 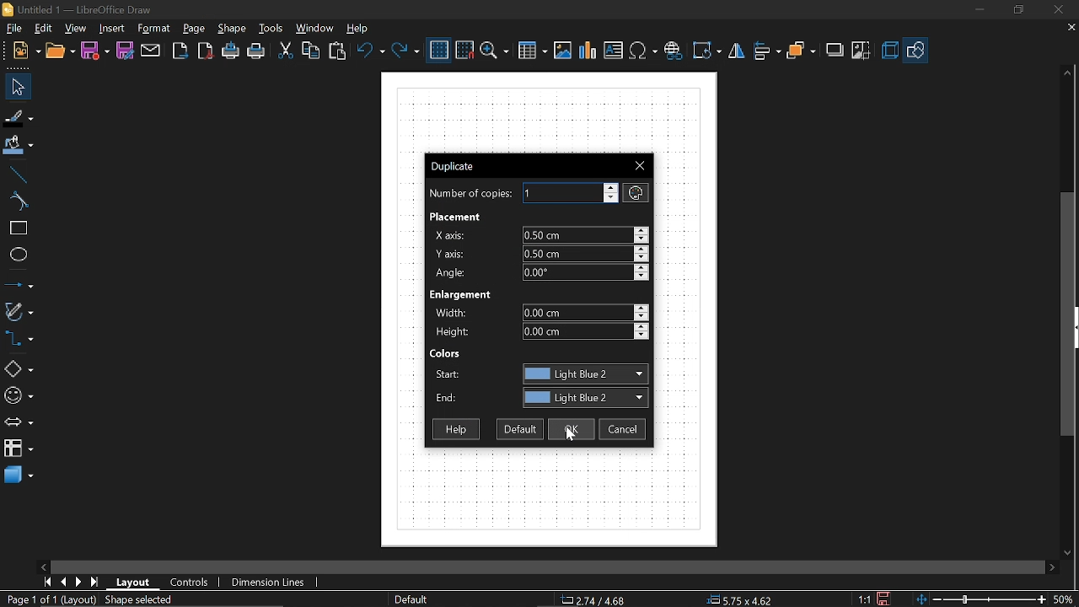 I want to click on Position, so click(x=737, y=599).